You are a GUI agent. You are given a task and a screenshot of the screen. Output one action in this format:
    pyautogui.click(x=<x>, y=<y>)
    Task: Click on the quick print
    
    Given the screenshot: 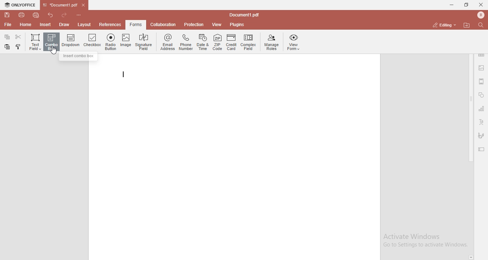 What is the action you would take?
    pyautogui.click(x=36, y=15)
    